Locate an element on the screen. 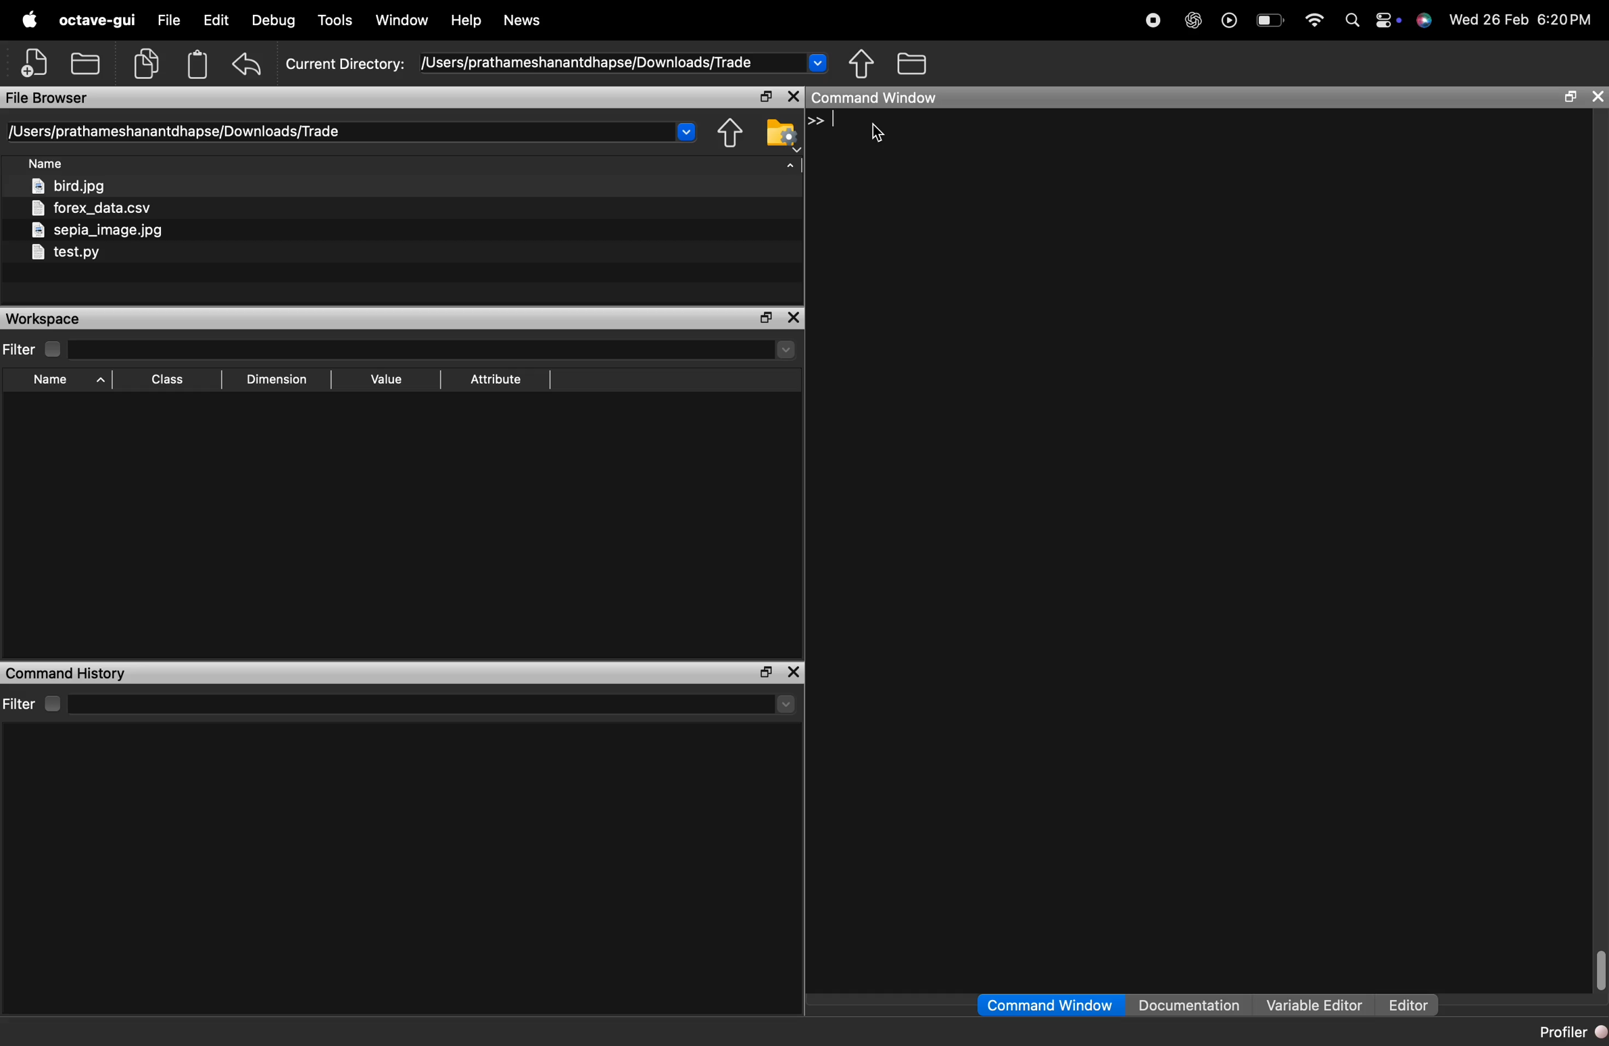  close is located at coordinates (1599, 98).